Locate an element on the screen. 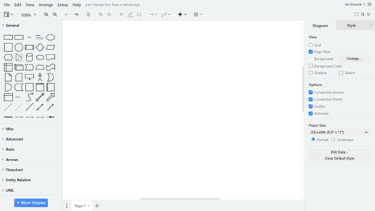 The width and height of the screenshot is (375, 211). curve is located at coordinates (29, 97).